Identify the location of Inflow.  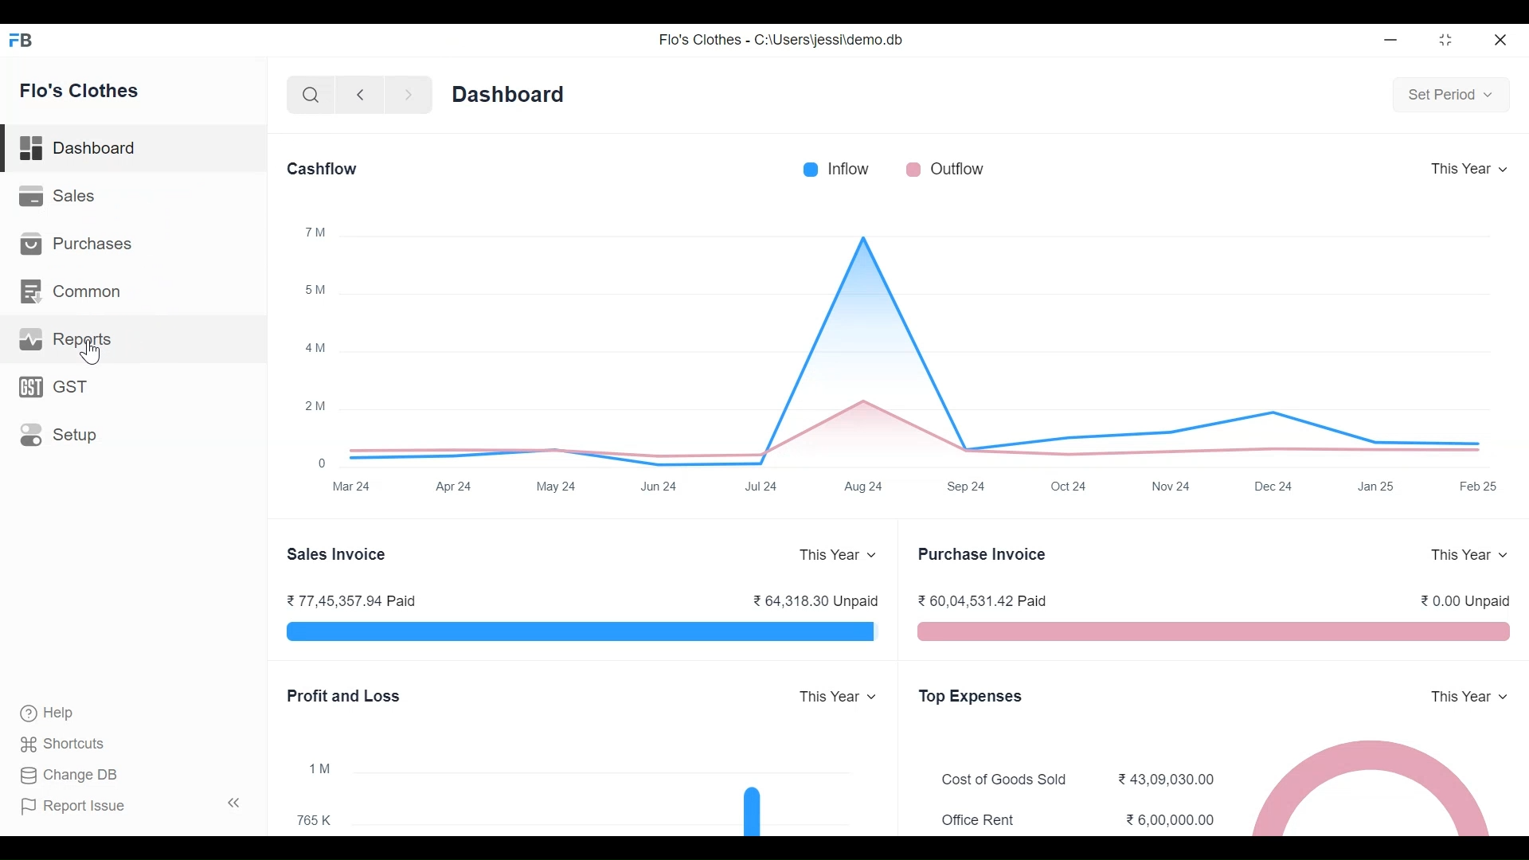
(851, 168).